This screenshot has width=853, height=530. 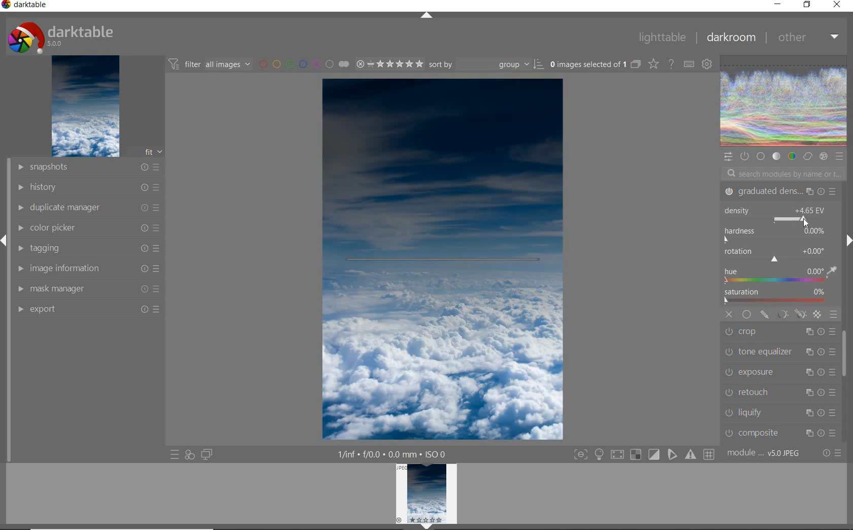 What do you see at coordinates (587, 63) in the screenshot?
I see `0 images selected of` at bounding box center [587, 63].